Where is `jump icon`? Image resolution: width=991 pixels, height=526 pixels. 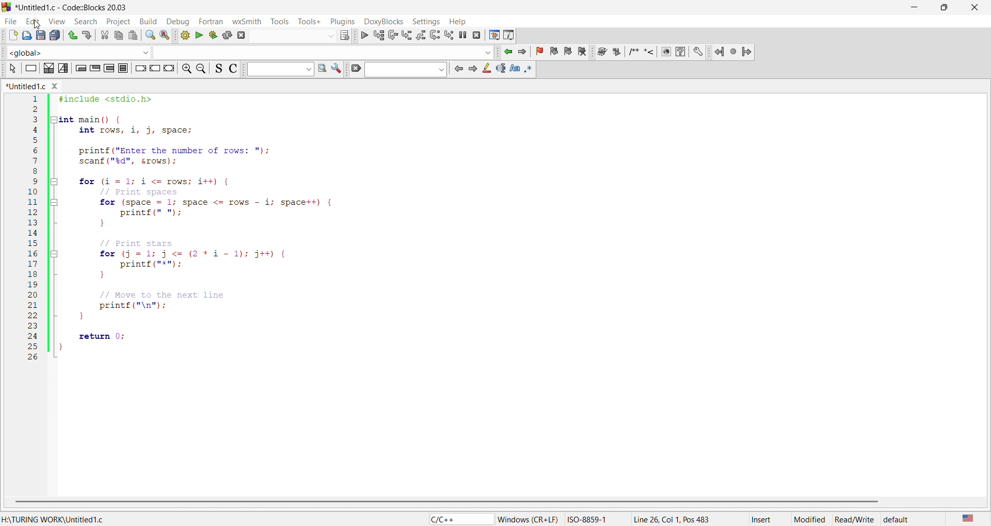
jump icon is located at coordinates (730, 52).